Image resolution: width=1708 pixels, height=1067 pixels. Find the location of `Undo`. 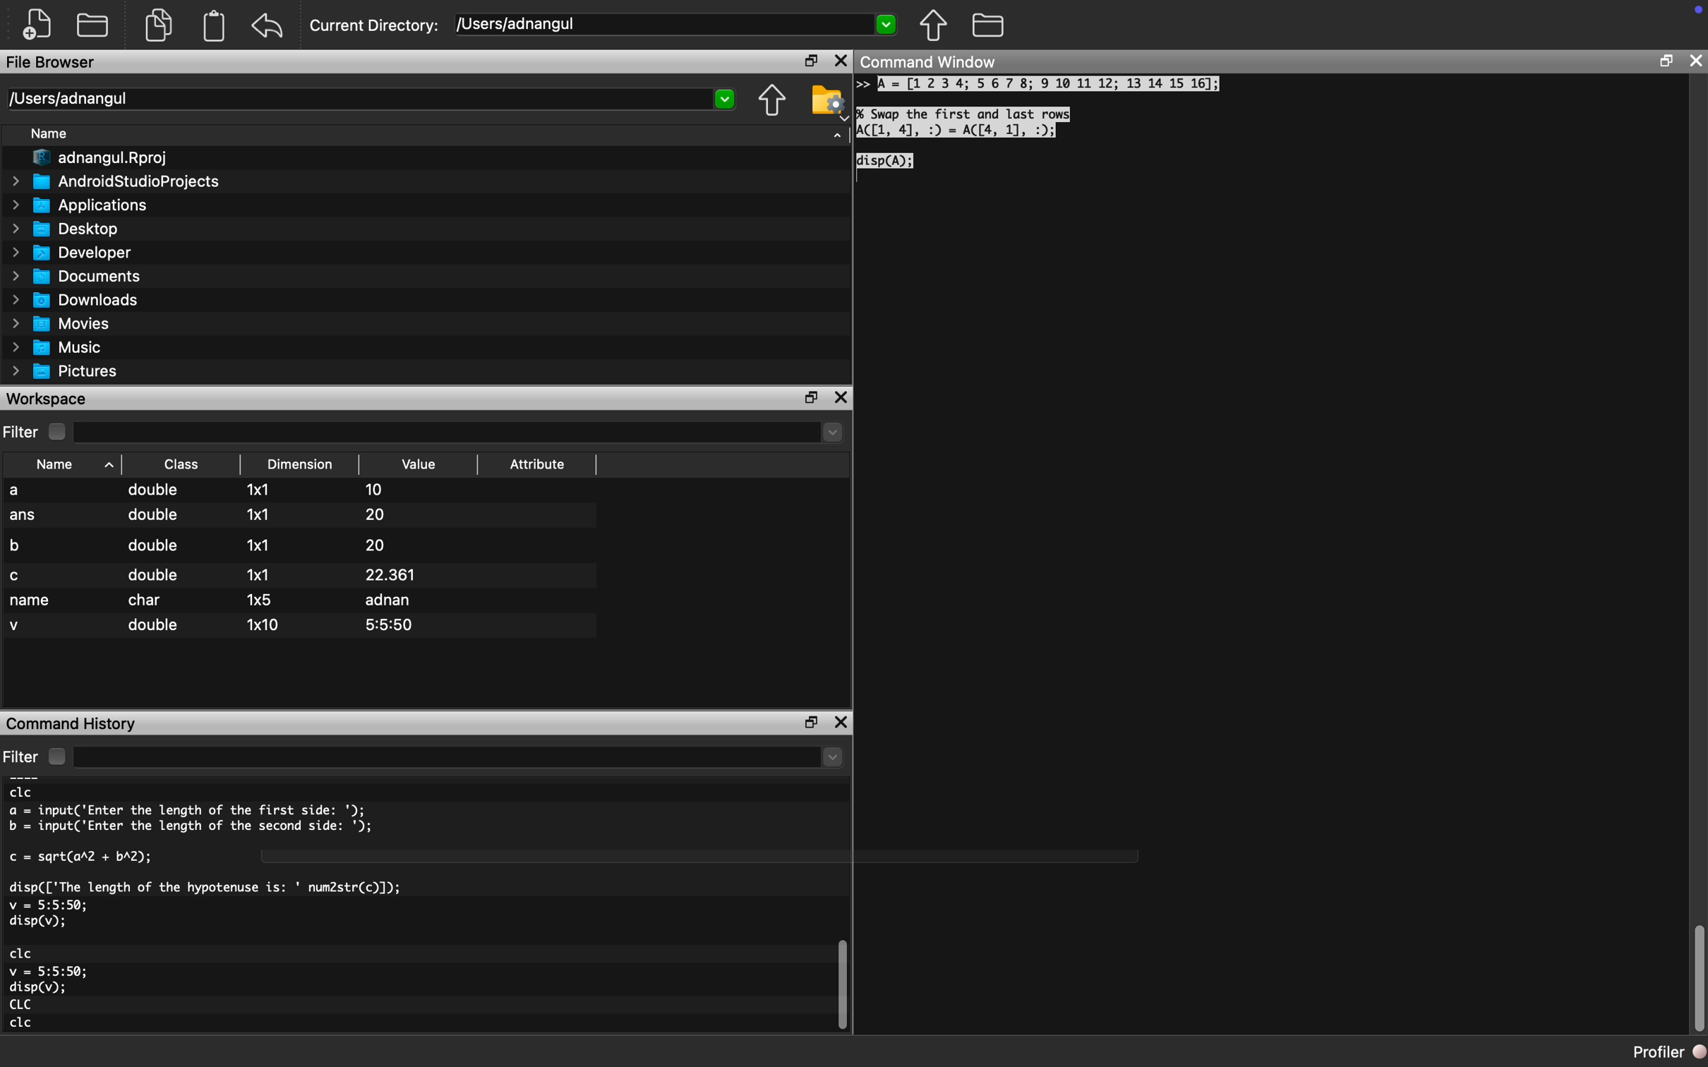

Undo is located at coordinates (272, 22).